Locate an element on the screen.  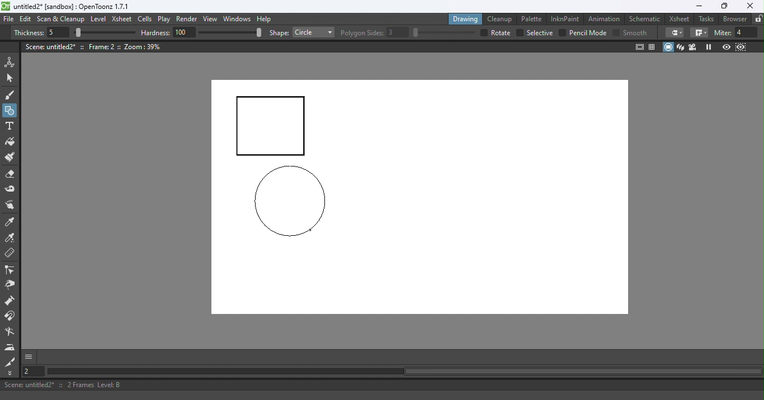
Magnet tool is located at coordinates (11, 316).